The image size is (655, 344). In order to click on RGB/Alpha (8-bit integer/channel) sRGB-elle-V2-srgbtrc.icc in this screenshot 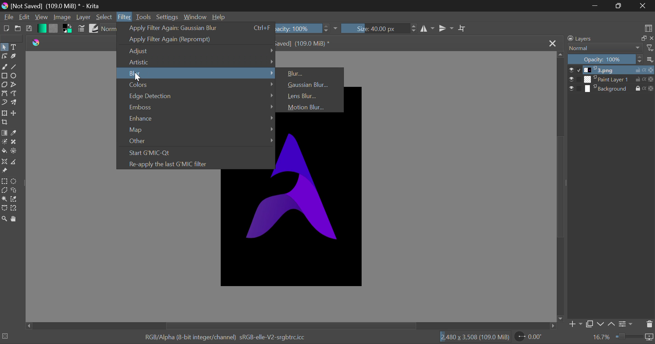, I will do `click(225, 336)`.